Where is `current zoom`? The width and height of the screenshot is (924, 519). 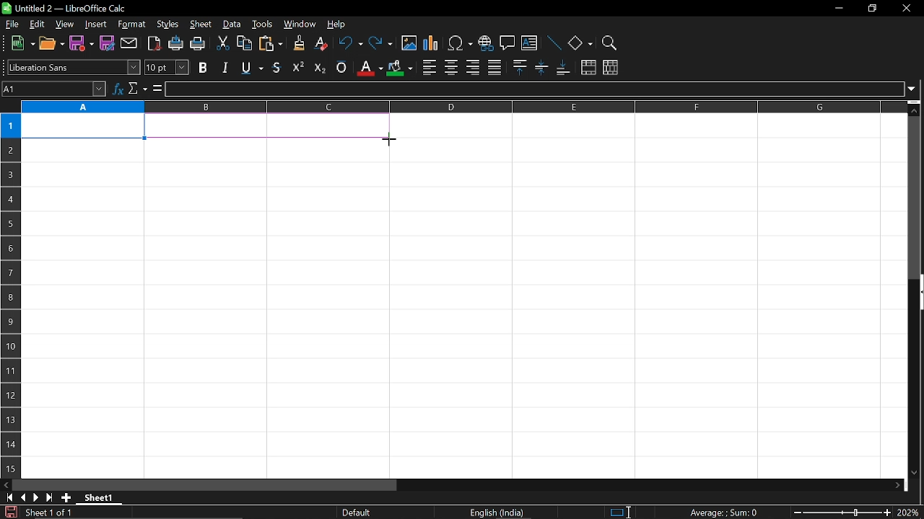 current zoom is located at coordinates (910, 513).